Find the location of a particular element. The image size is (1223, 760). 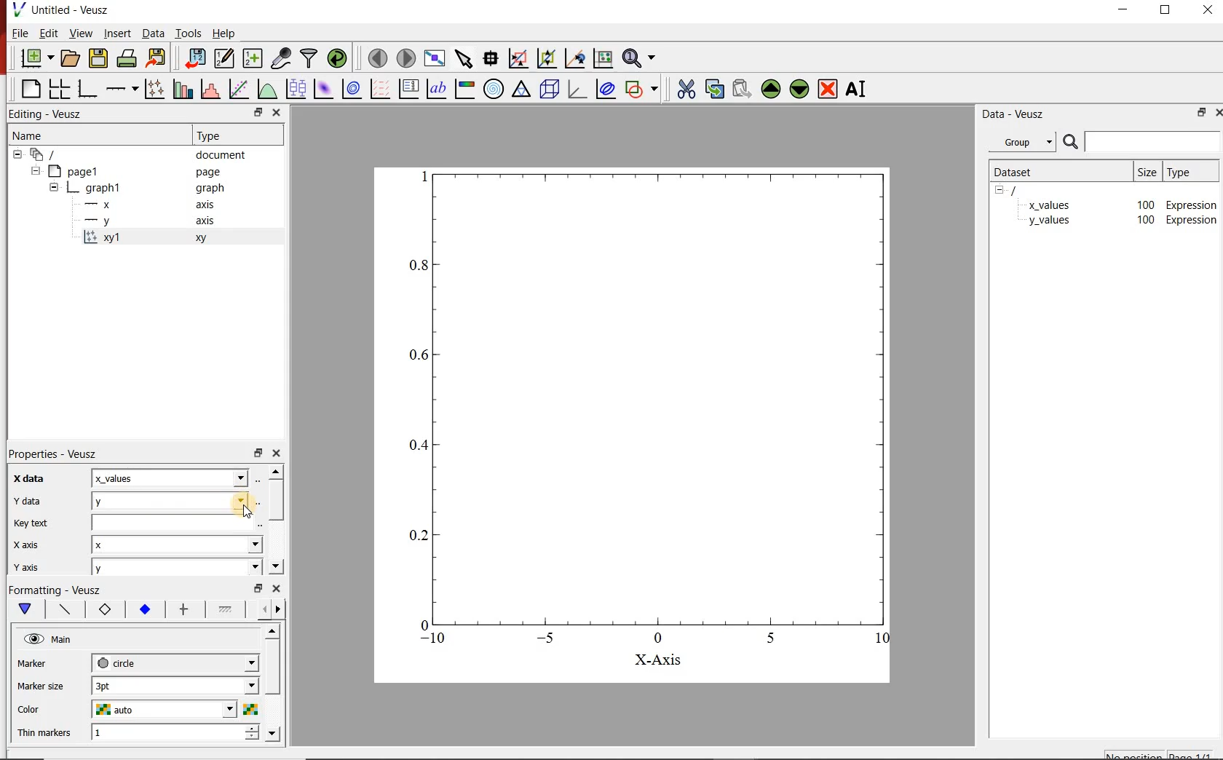

copy the selected widget is located at coordinates (713, 90).